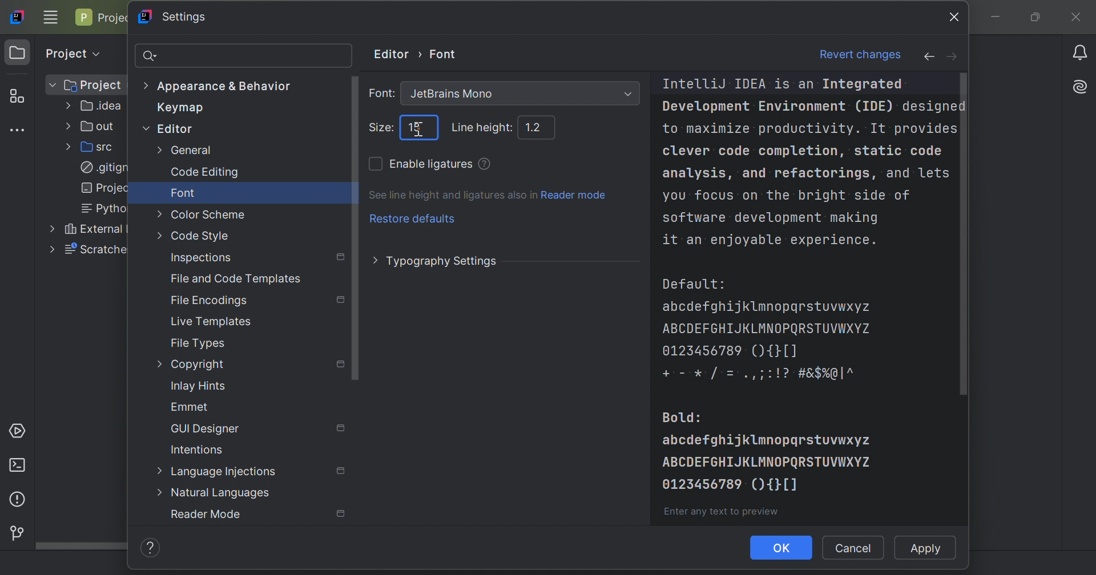 The width and height of the screenshot is (1096, 575). I want to click on Problems, so click(16, 501).